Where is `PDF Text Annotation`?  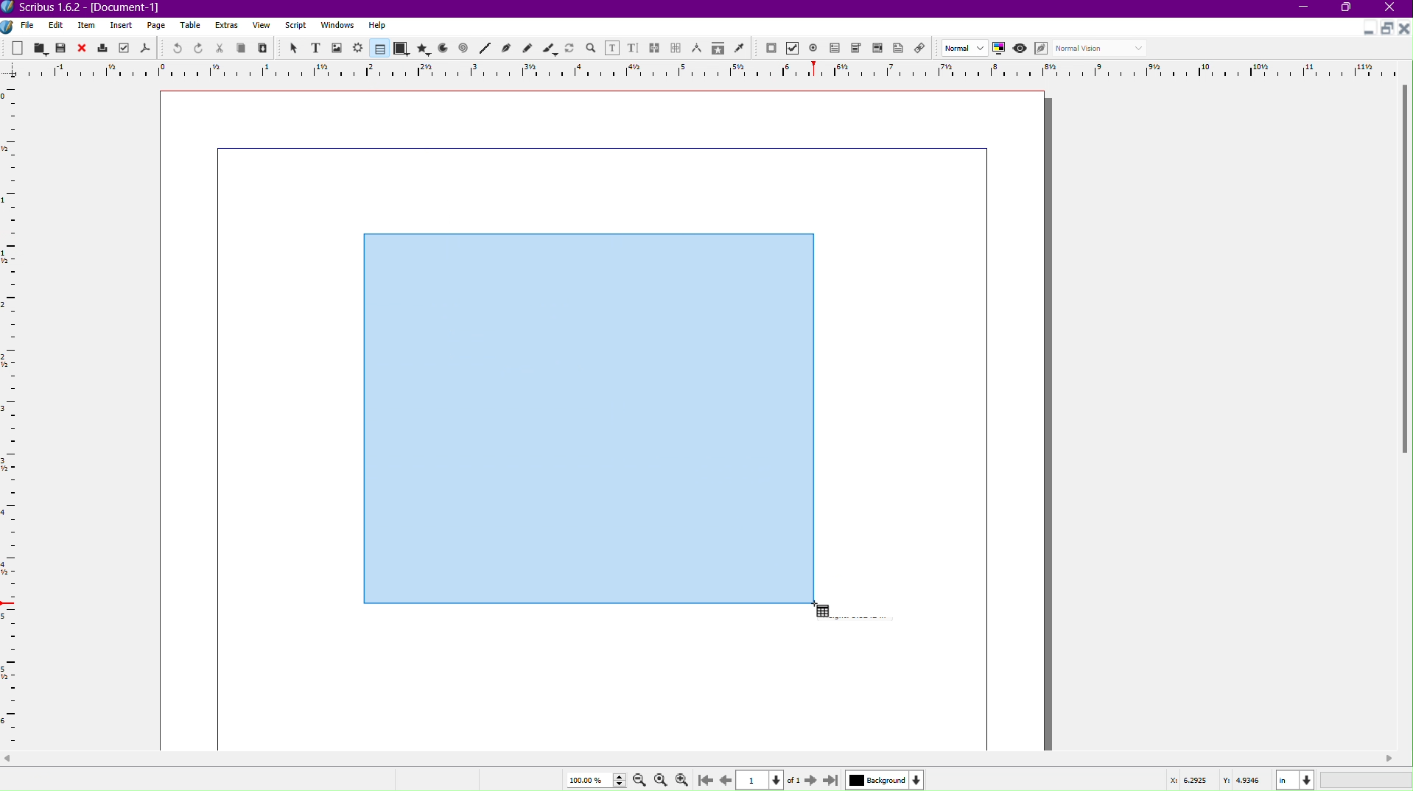
PDF Text Annotation is located at coordinates (901, 50).